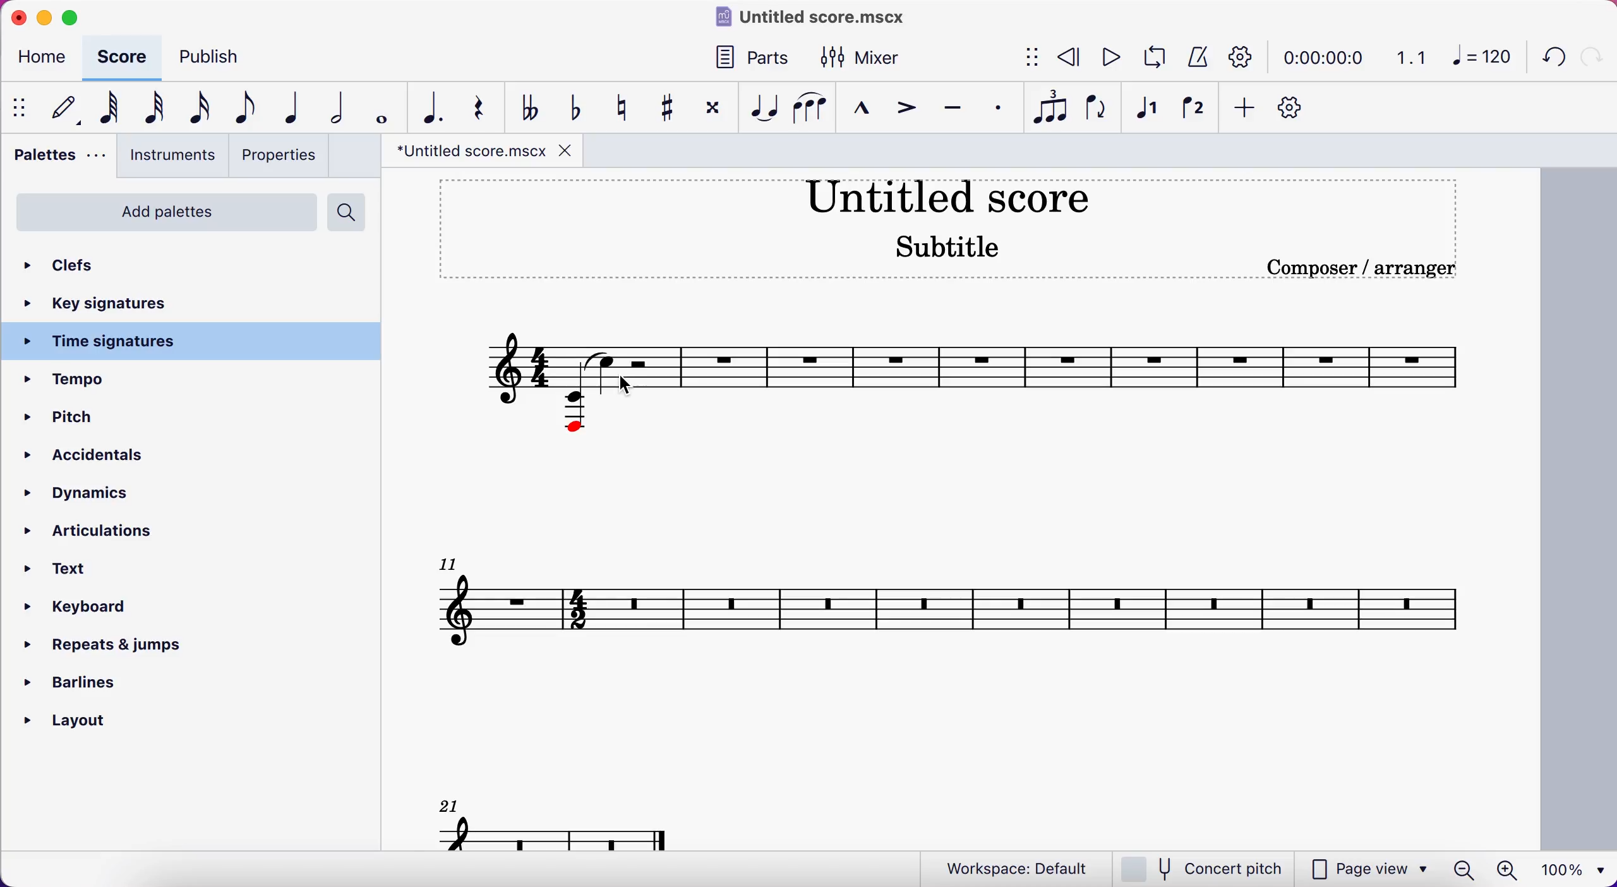  Describe the element at coordinates (761, 109) in the screenshot. I see `tie` at that location.